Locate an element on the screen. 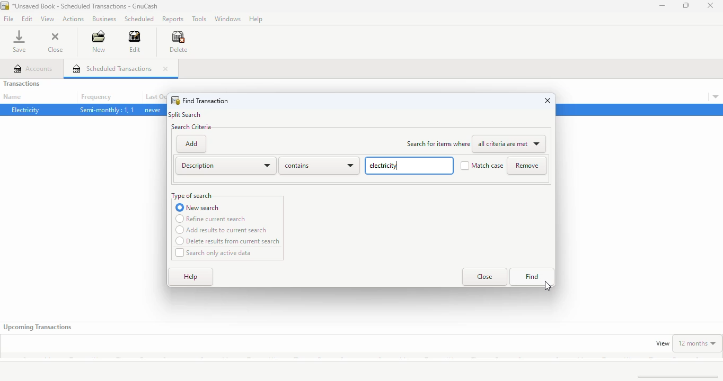 Image resolution: width=723 pixels, height=381 pixels. searched item "electricity" is located at coordinates (409, 166).